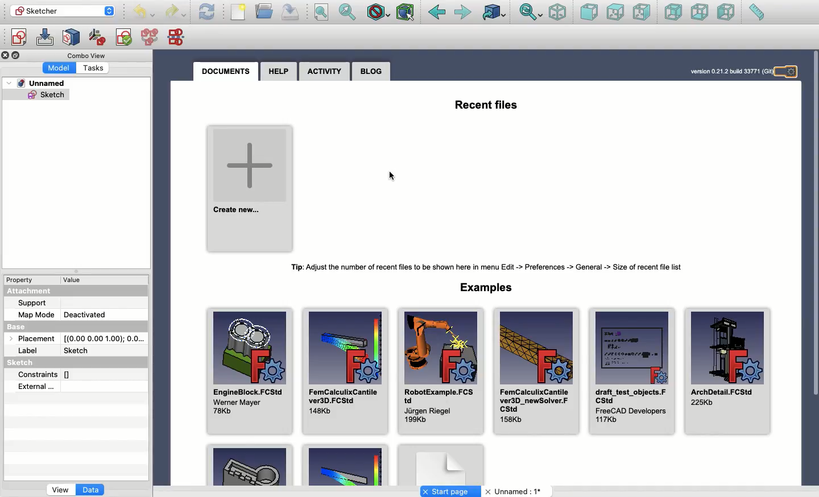 Image resolution: width=819 pixels, height=497 pixels. I want to click on Blog, so click(371, 72).